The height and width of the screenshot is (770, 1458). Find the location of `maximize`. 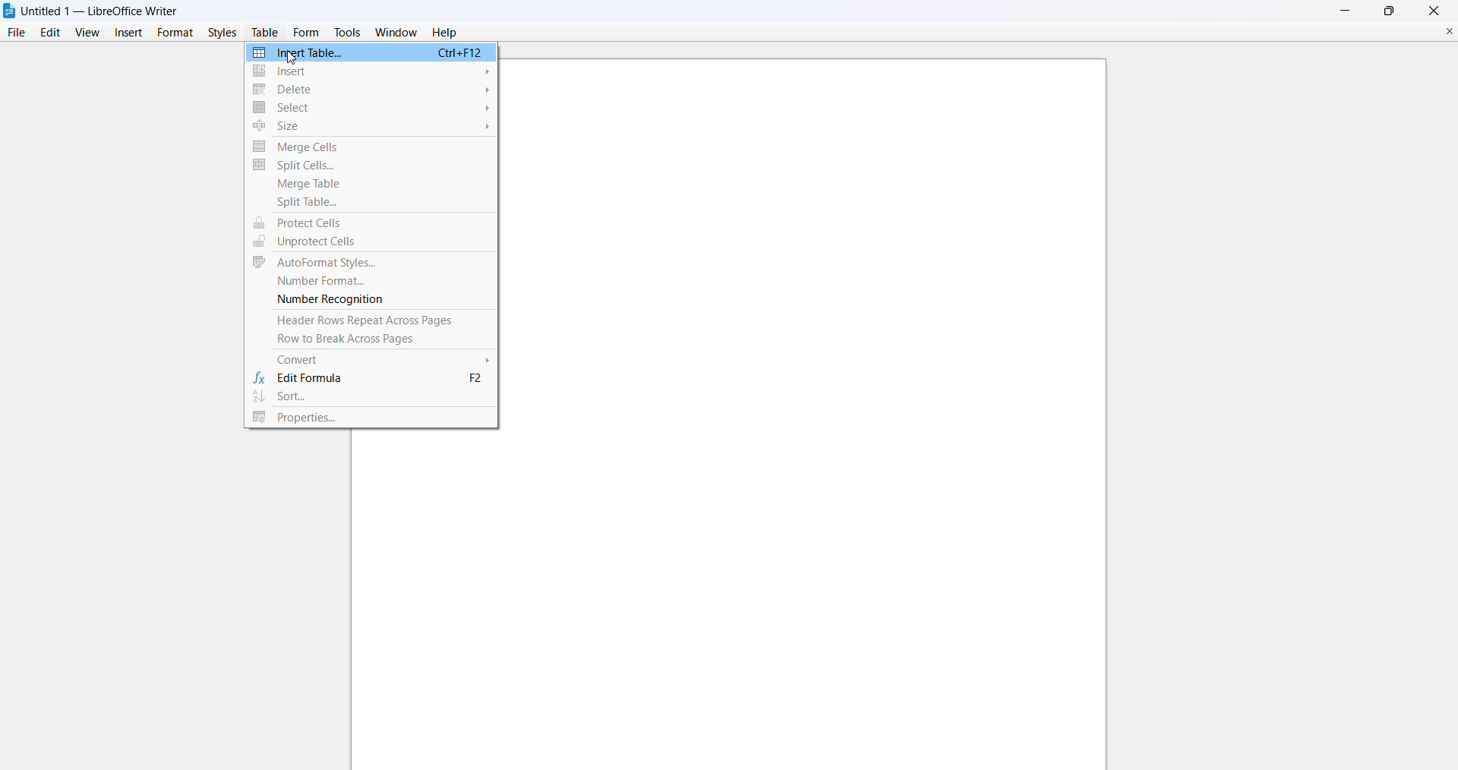

maximize is located at coordinates (1391, 11).